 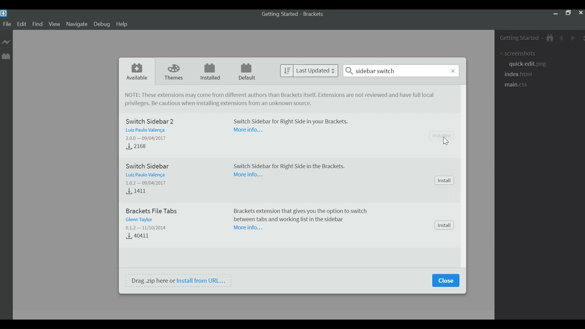 What do you see at coordinates (555, 13) in the screenshot?
I see `minimize` at bounding box center [555, 13].